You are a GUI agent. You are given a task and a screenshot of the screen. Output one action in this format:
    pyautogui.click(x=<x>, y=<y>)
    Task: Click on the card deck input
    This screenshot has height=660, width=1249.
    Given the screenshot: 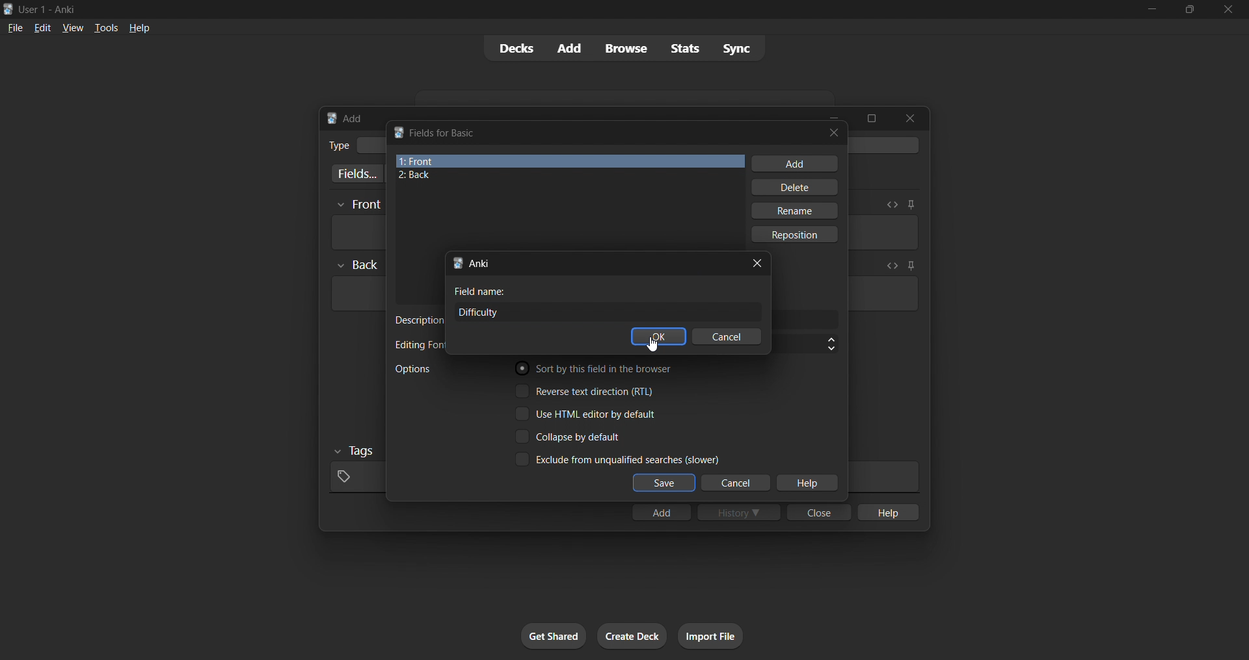 What is the action you would take?
    pyautogui.click(x=886, y=145)
    